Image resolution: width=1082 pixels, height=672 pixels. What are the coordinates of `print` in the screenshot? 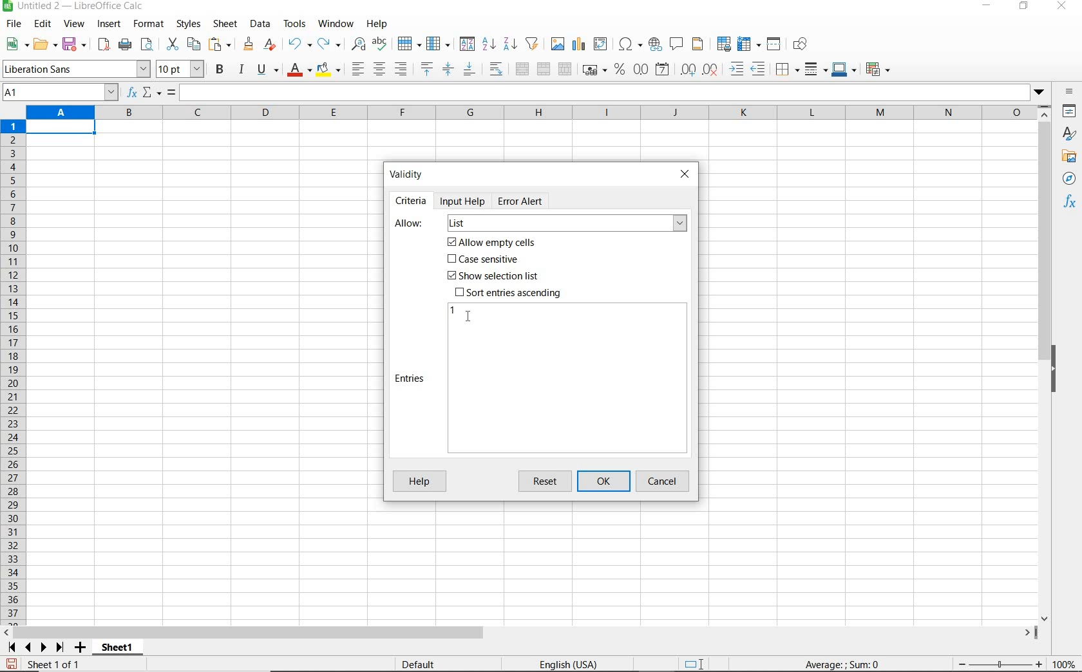 It's located at (125, 44).